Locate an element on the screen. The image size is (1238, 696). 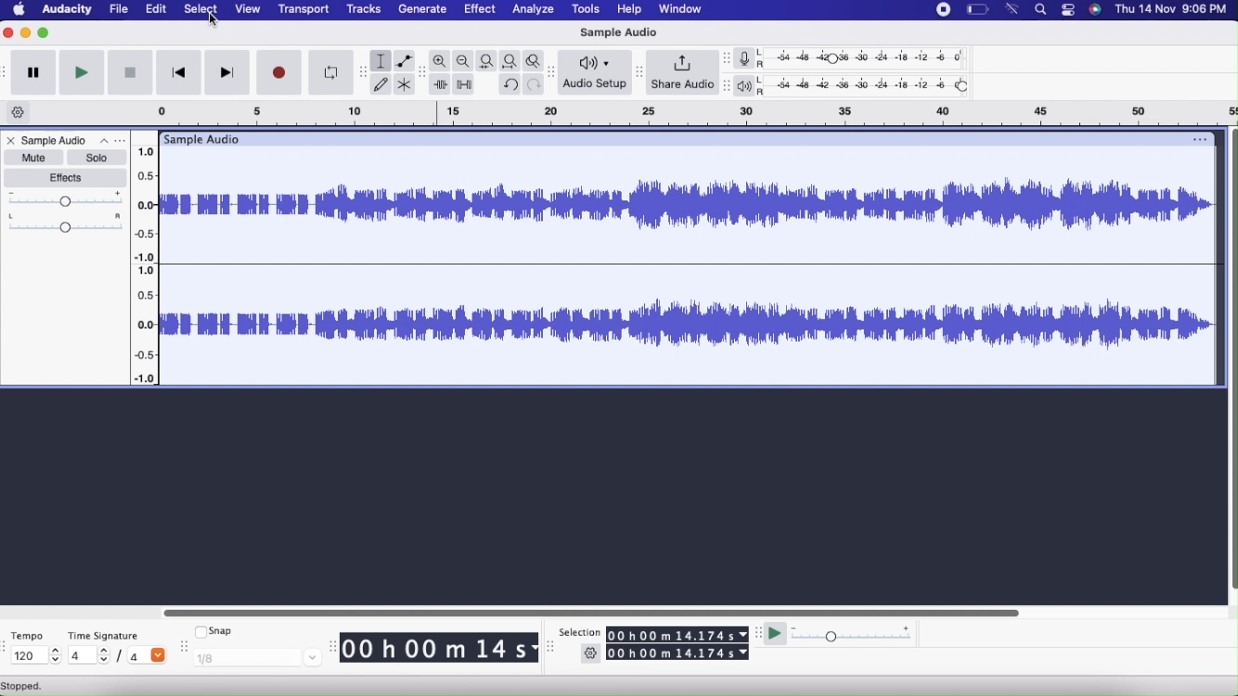
File is located at coordinates (119, 8).